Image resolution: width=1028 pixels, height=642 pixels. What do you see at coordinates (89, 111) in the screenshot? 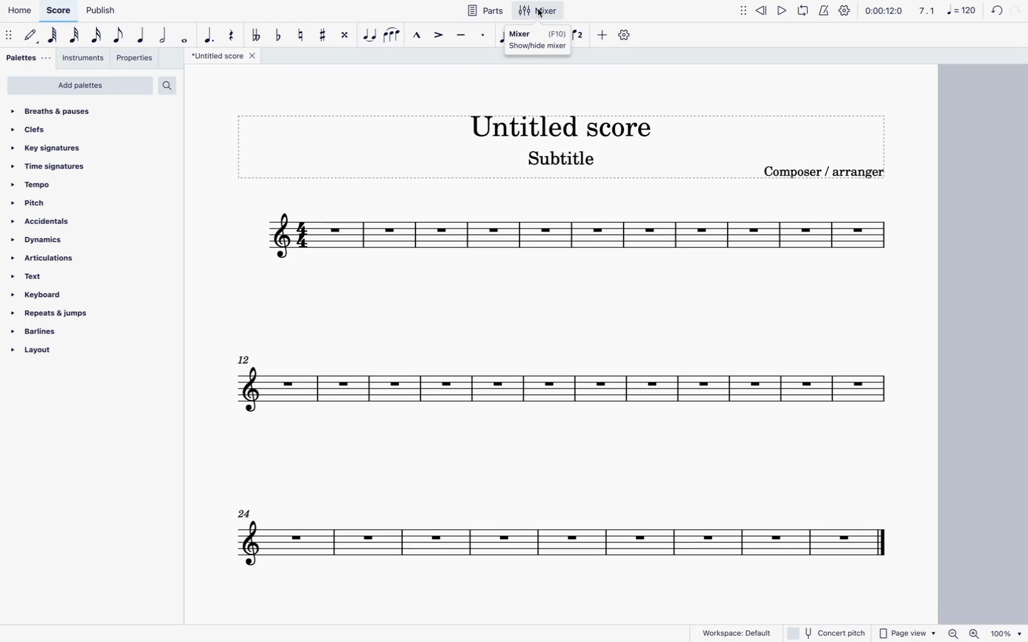
I see `breaths & pauses` at bounding box center [89, 111].